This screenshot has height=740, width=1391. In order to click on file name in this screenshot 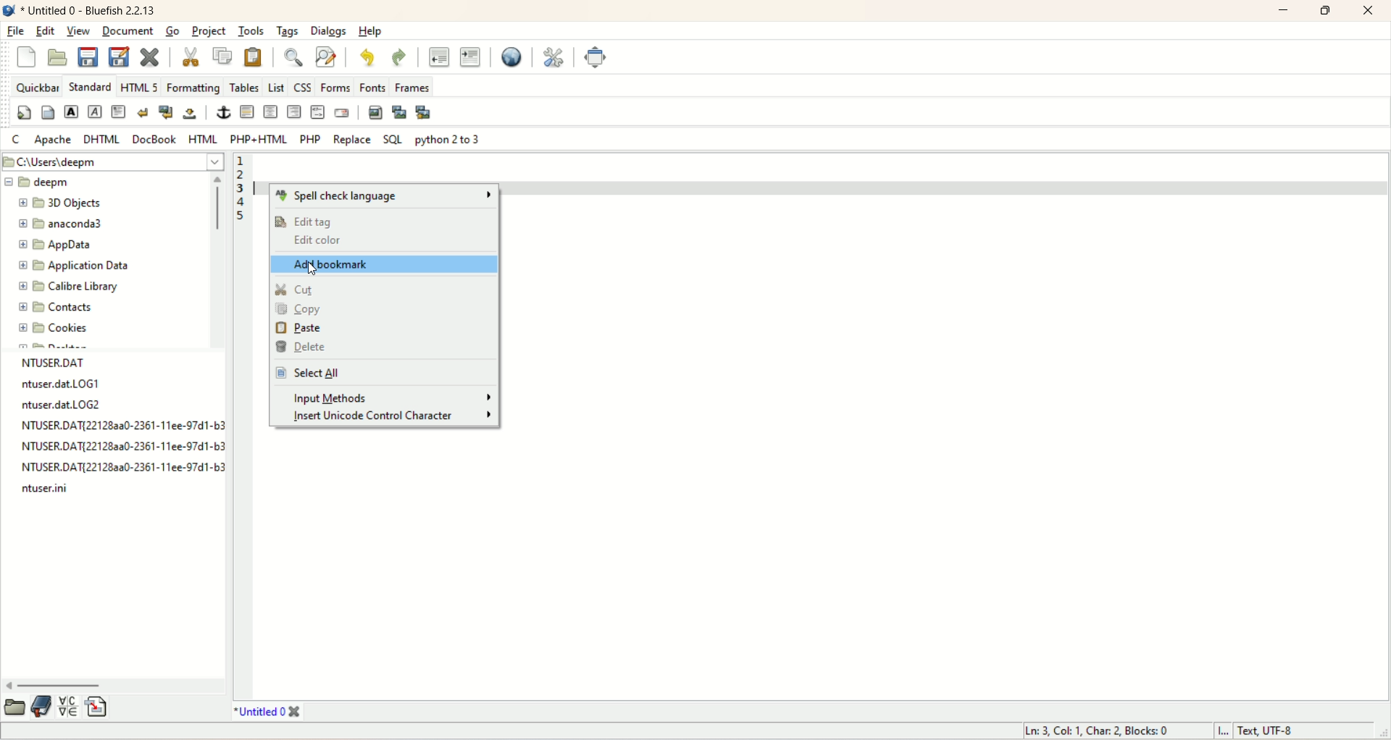, I will do `click(57, 488)`.